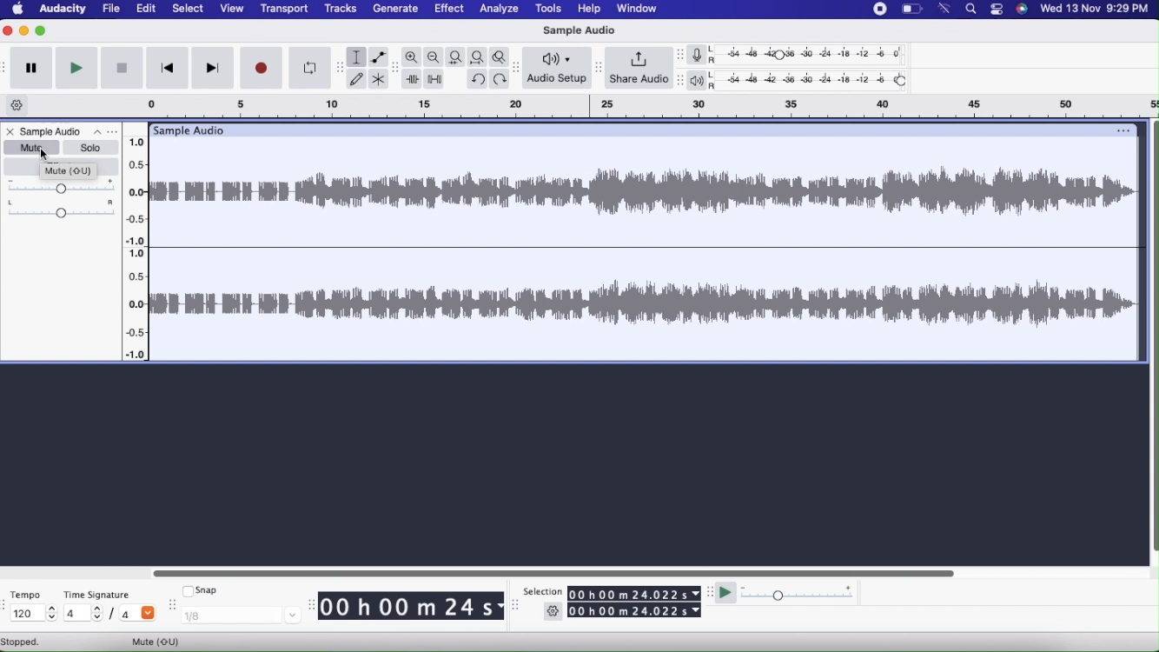 Image resolution: width=1159 pixels, height=652 pixels. I want to click on 00 h 00 m 24.022s, so click(633, 594).